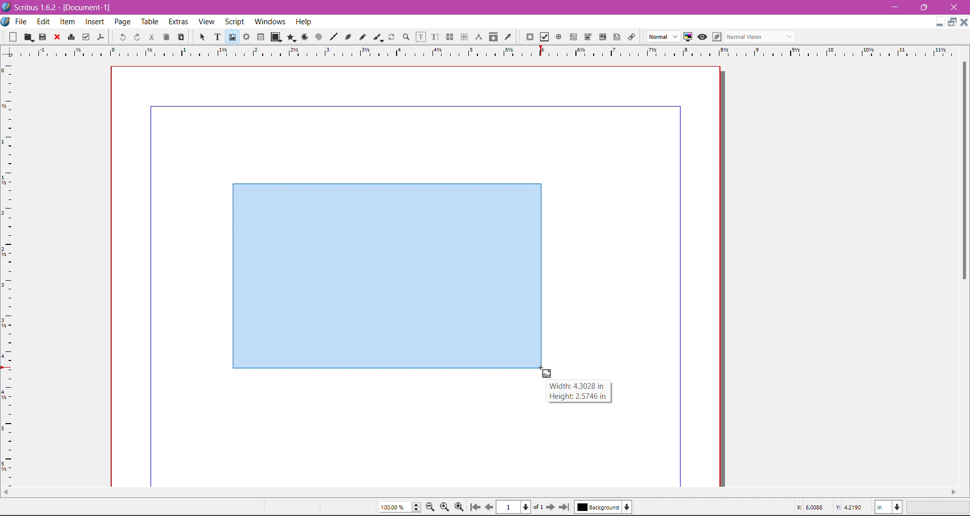  I want to click on Item, so click(67, 23).